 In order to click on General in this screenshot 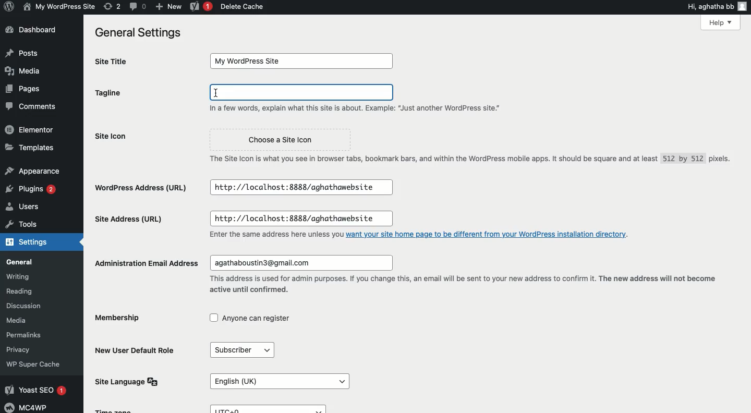, I will do `click(34, 262)`.